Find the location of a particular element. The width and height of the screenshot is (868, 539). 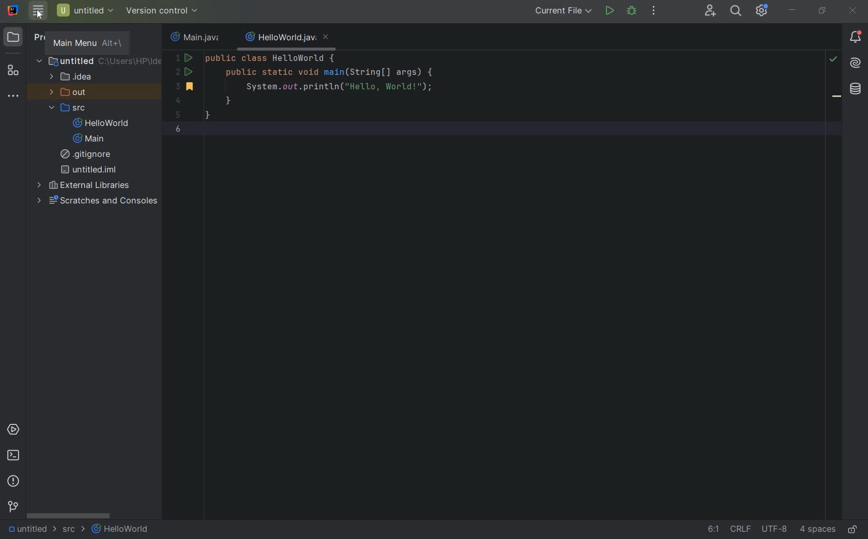

codes is located at coordinates (331, 93).